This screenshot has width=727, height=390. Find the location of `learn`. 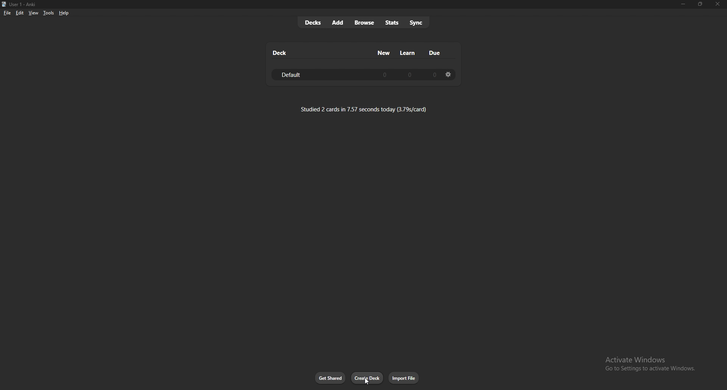

learn is located at coordinates (408, 53).